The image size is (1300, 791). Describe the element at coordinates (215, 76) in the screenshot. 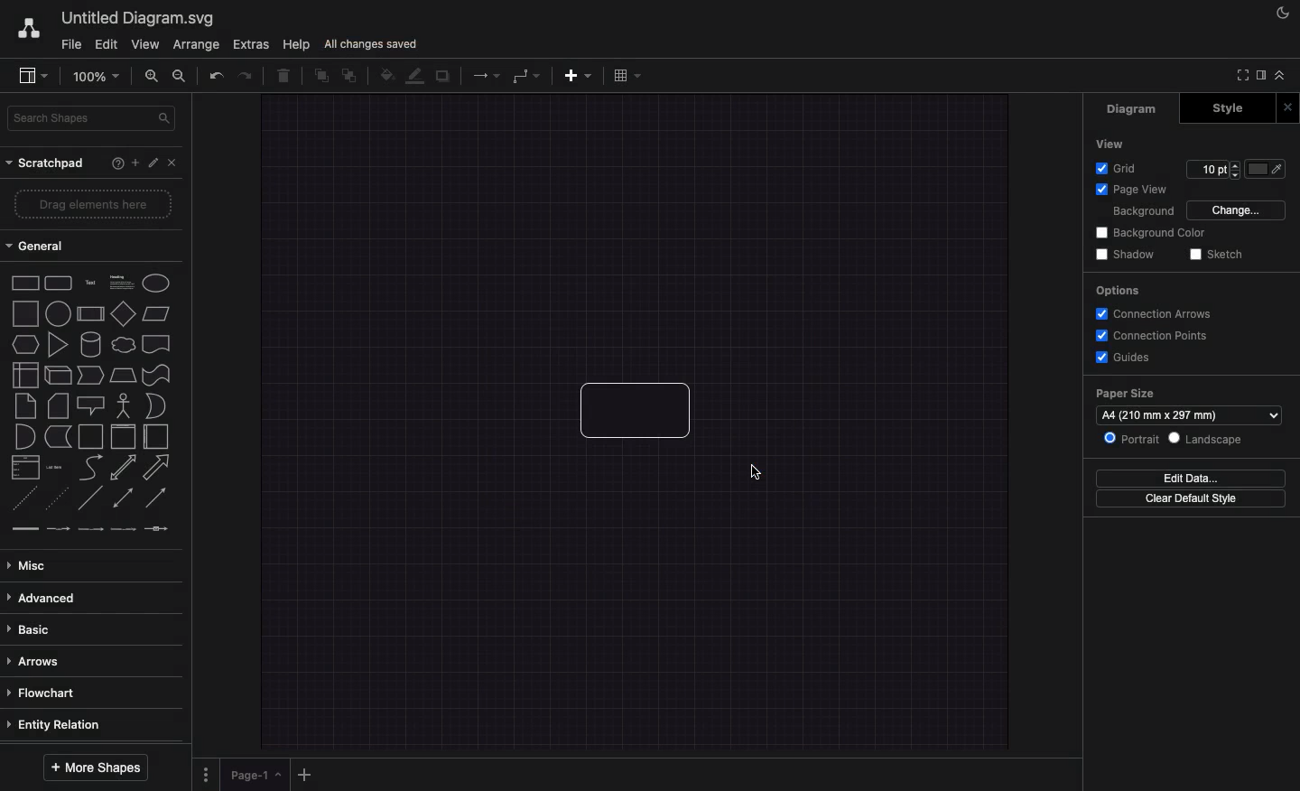

I see `Undo` at that location.